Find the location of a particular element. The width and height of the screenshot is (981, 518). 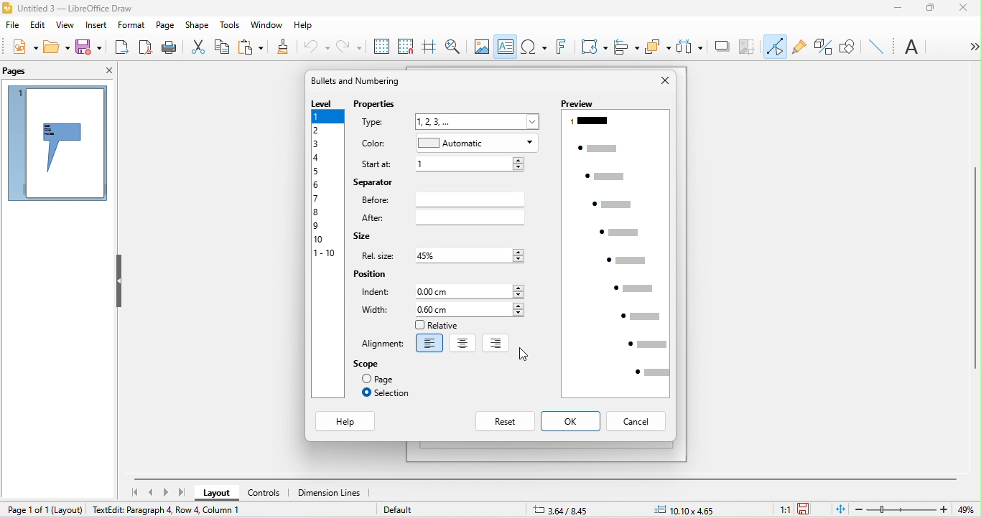

49% is located at coordinates (967, 510).